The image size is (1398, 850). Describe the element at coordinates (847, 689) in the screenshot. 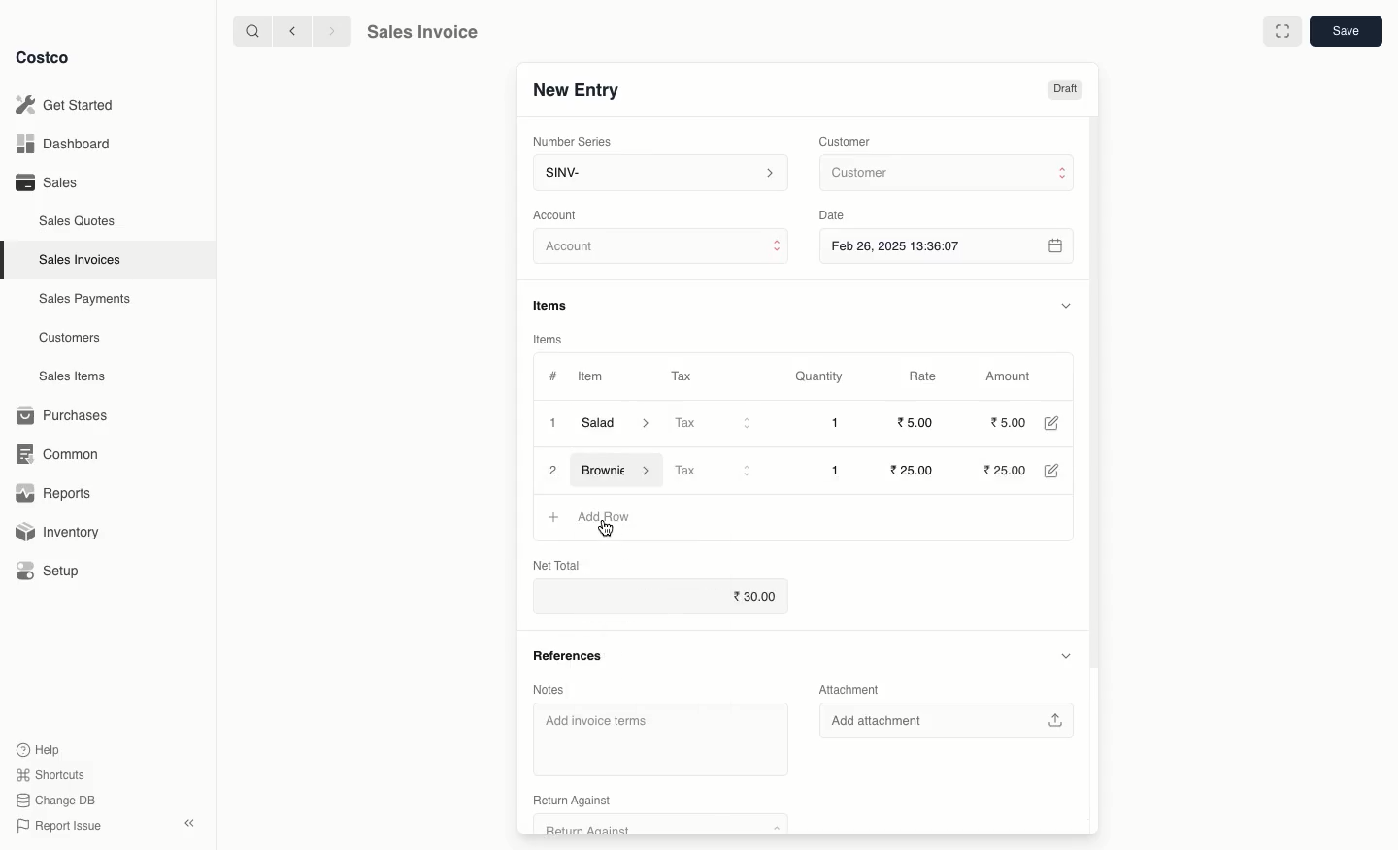

I see `Attachment` at that location.